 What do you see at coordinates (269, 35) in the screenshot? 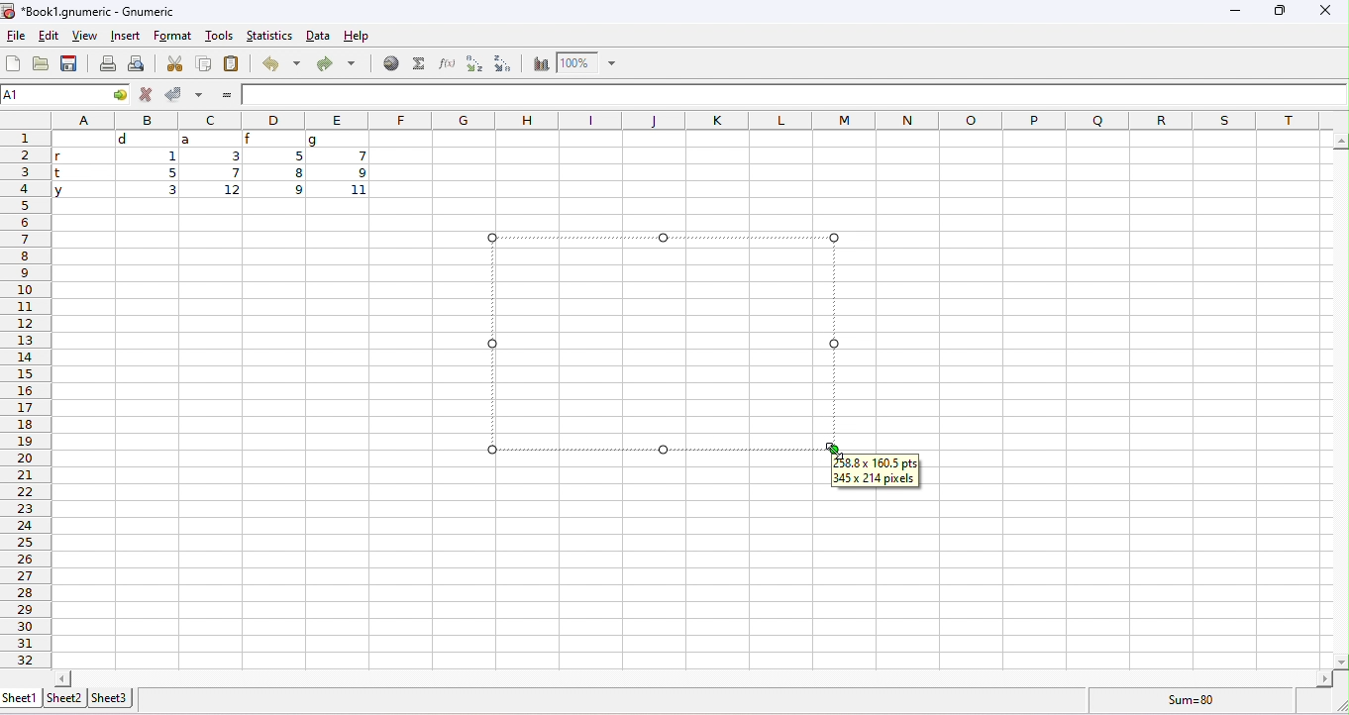
I see `statistics` at bounding box center [269, 35].